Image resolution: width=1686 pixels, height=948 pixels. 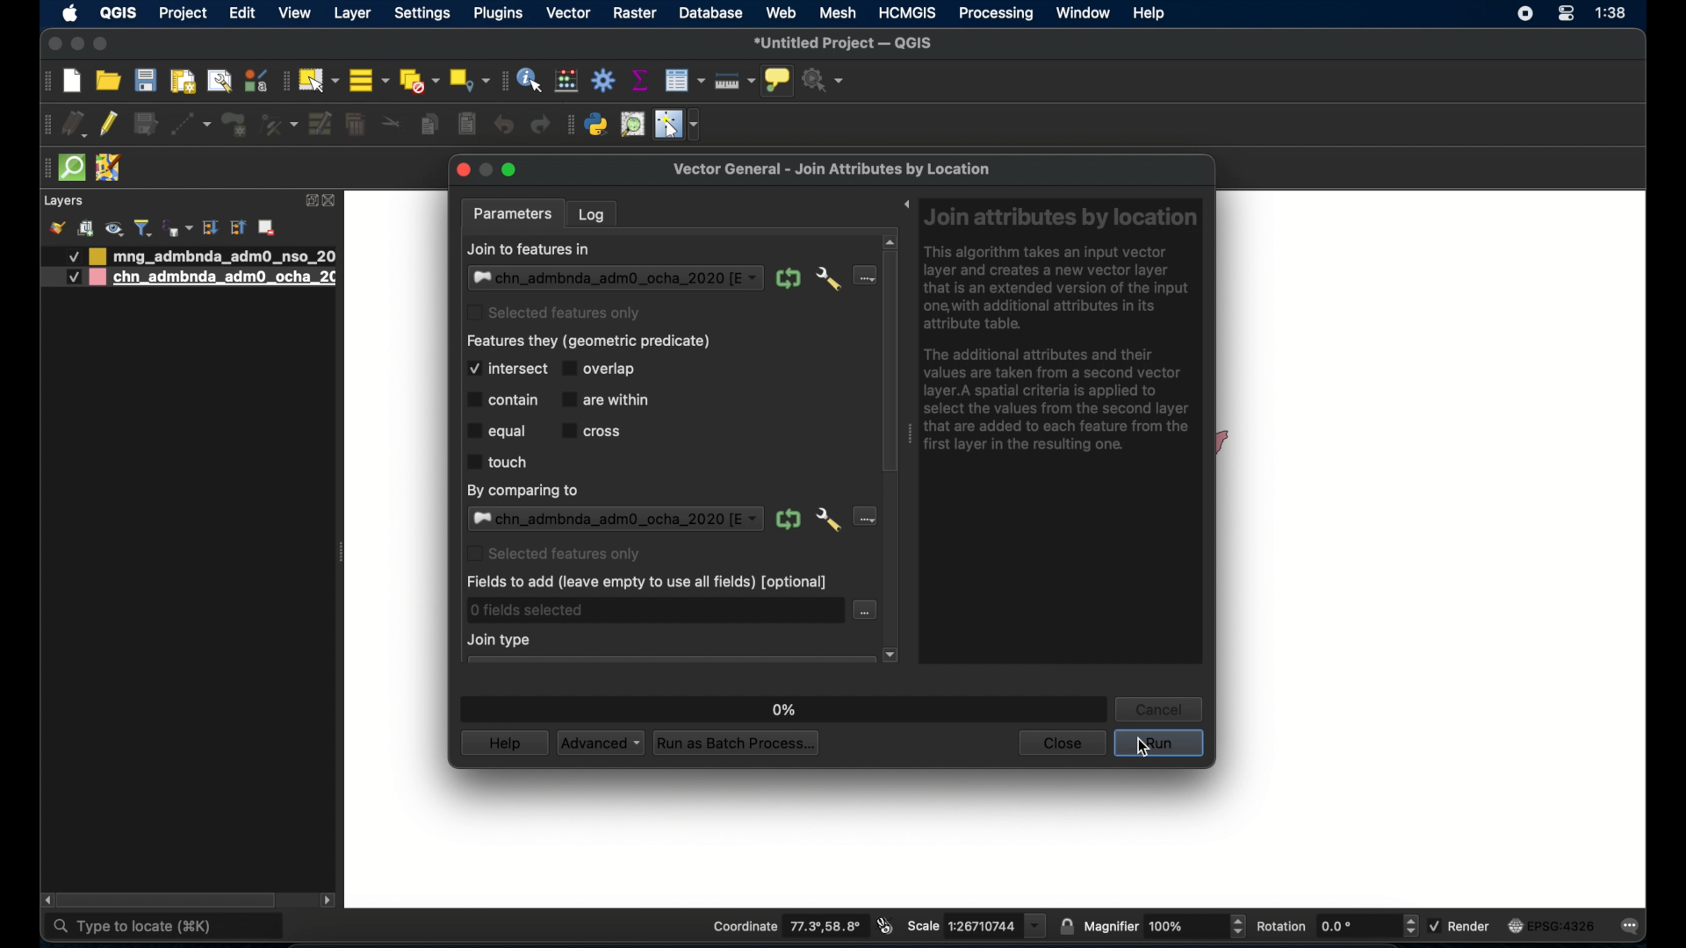 What do you see at coordinates (976, 925) in the screenshot?
I see `scale` at bounding box center [976, 925].